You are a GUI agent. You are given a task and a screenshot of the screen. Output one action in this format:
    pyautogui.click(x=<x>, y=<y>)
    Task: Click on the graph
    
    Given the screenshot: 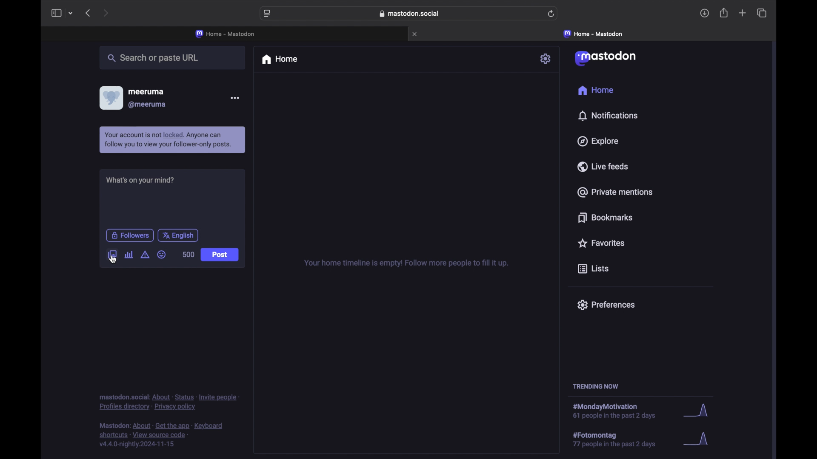 What is the action you would take?
    pyautogui.click(x=696, y=408)
    